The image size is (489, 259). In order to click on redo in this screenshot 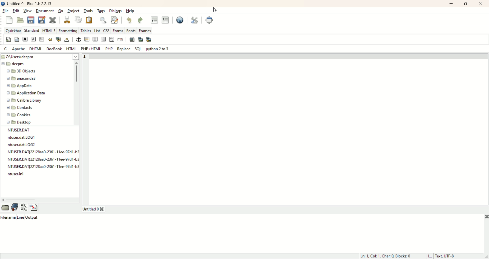, I will do `click(140, 20)`.